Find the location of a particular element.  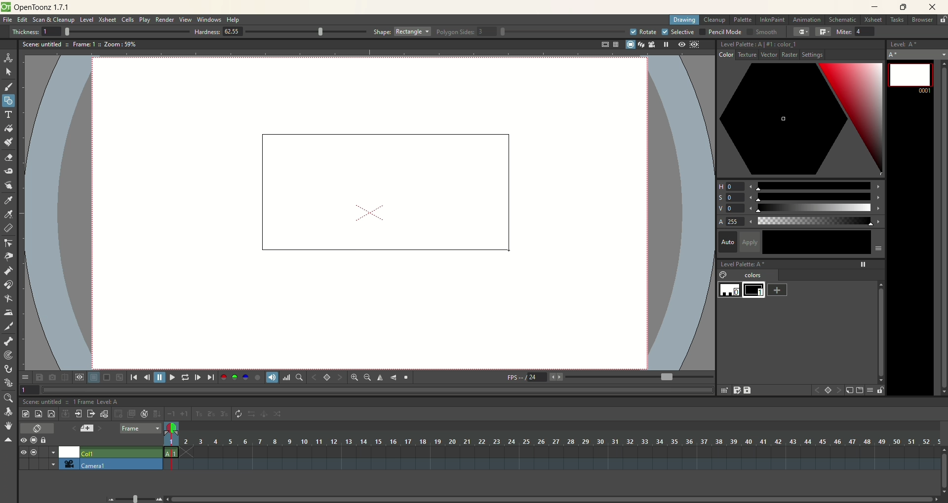

set key is located at coordinates (326, 377).